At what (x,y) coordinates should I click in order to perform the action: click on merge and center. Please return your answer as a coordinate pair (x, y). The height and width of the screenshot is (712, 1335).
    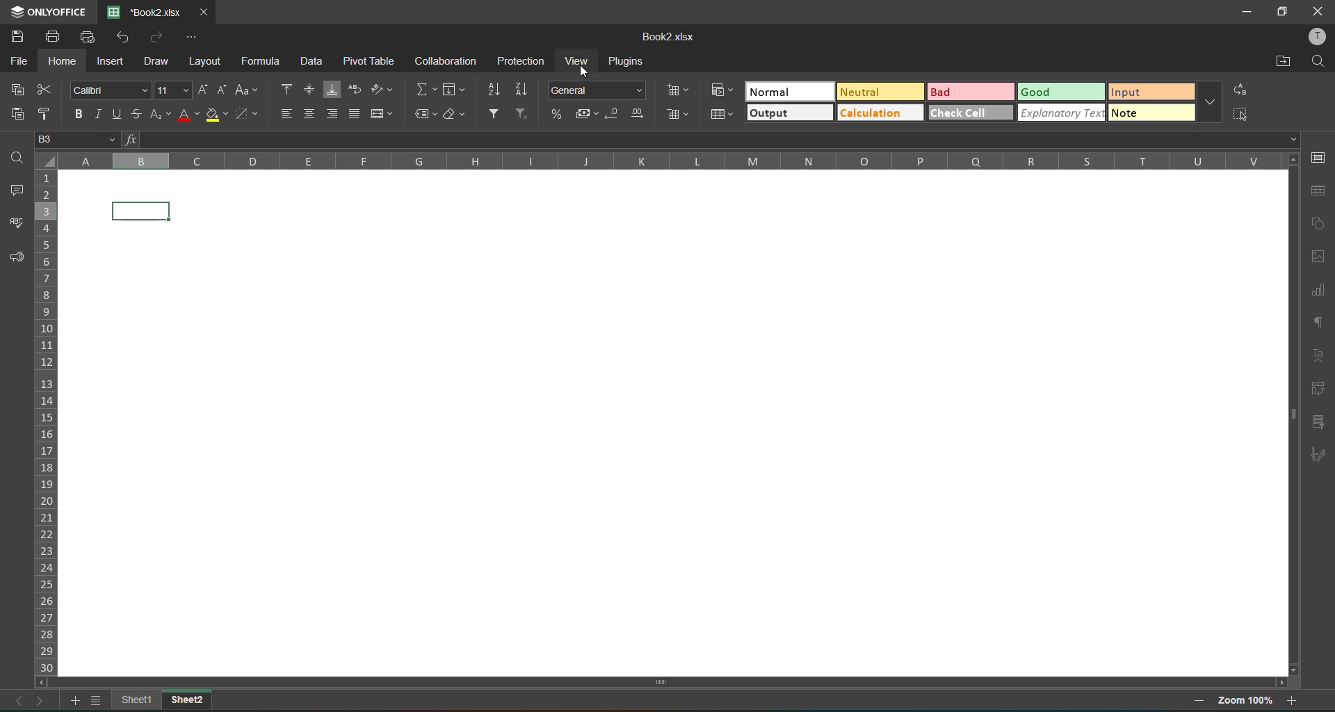
    Looking at the image, I should click on (380, 115).